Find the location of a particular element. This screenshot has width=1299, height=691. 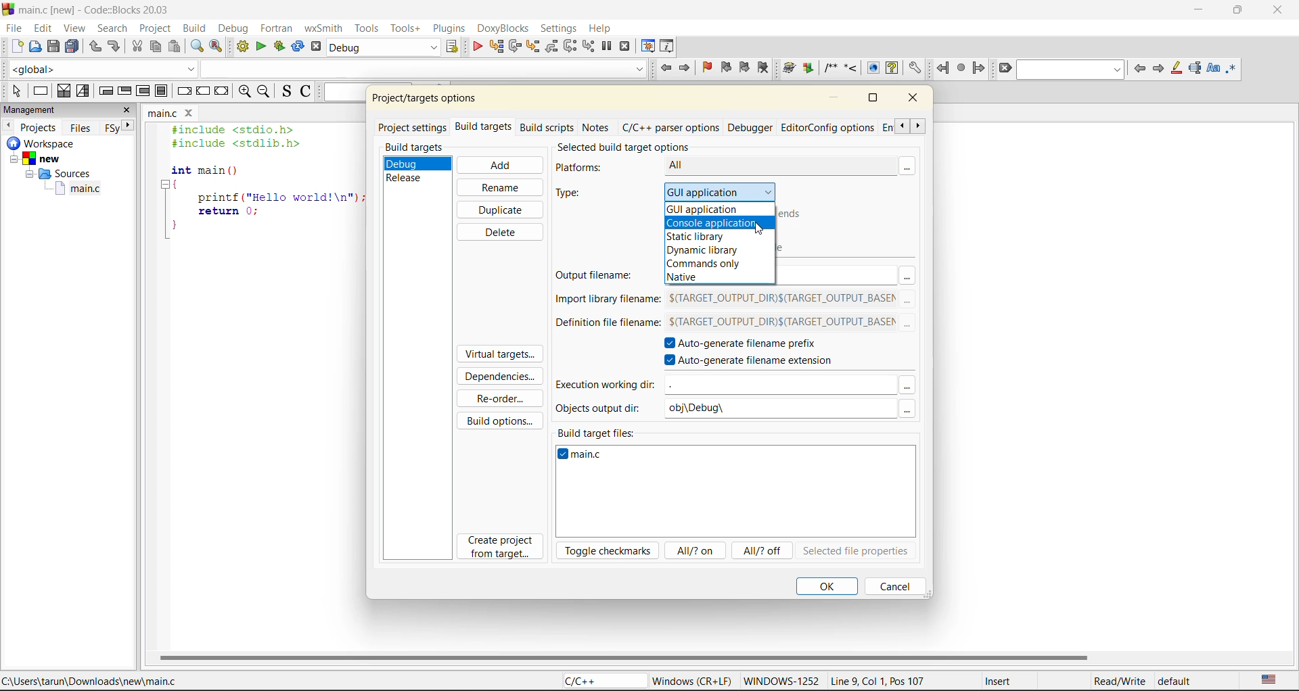

run to cursor is located at coordinates (497, 47).